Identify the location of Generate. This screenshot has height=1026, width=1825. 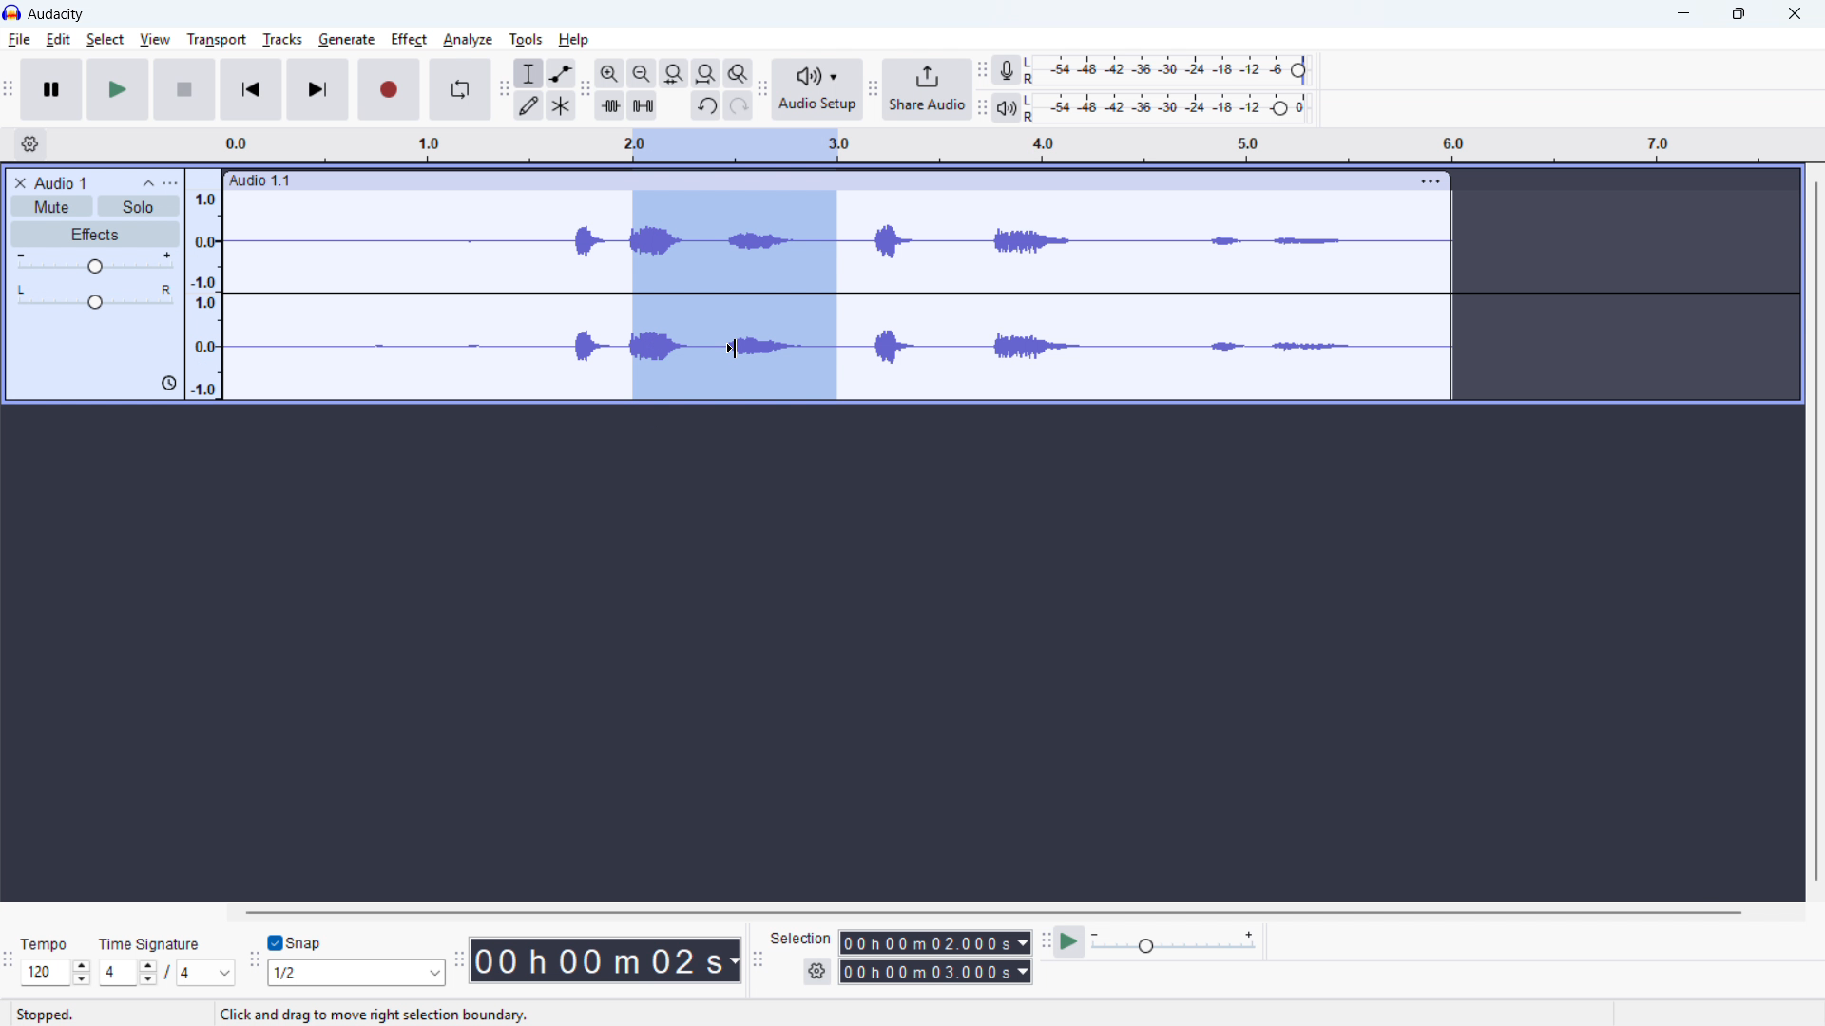
(345, 40).